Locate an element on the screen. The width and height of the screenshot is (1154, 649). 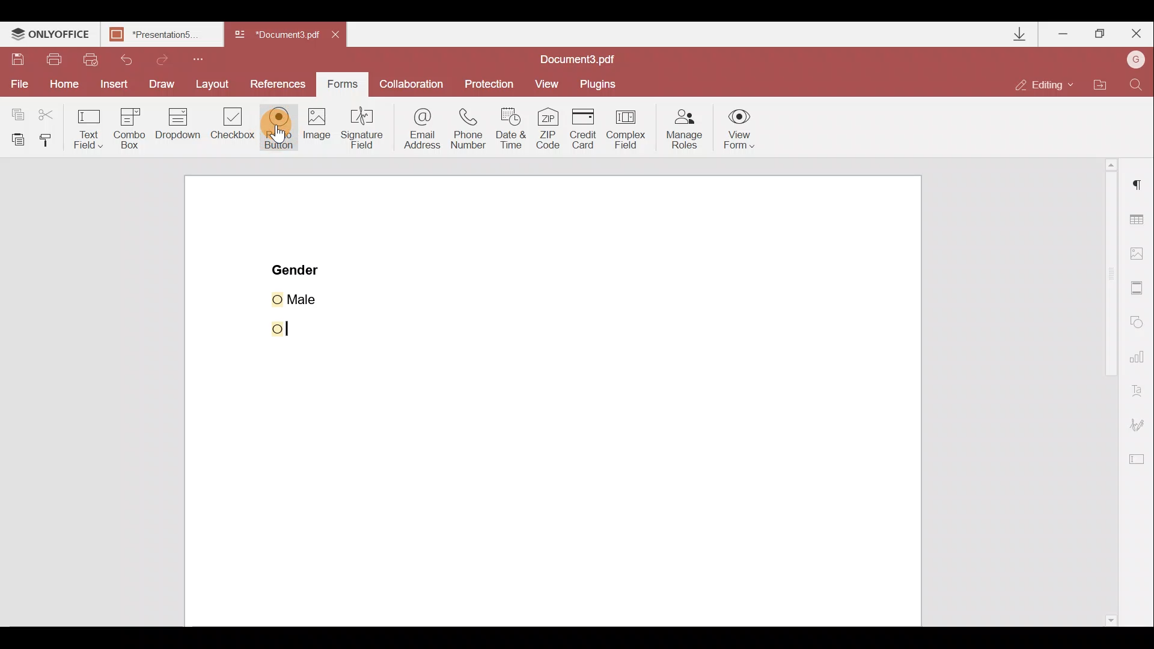
ZIP code is located at coordinates (548, 129).